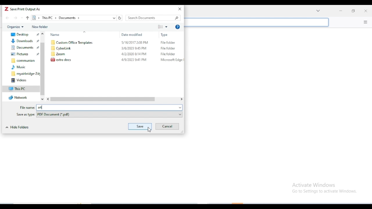 The image size is (372, 209). What do you see at coordinates (166, 35) in the screenshot?
I see `Type` at bounding box center [166, 35].